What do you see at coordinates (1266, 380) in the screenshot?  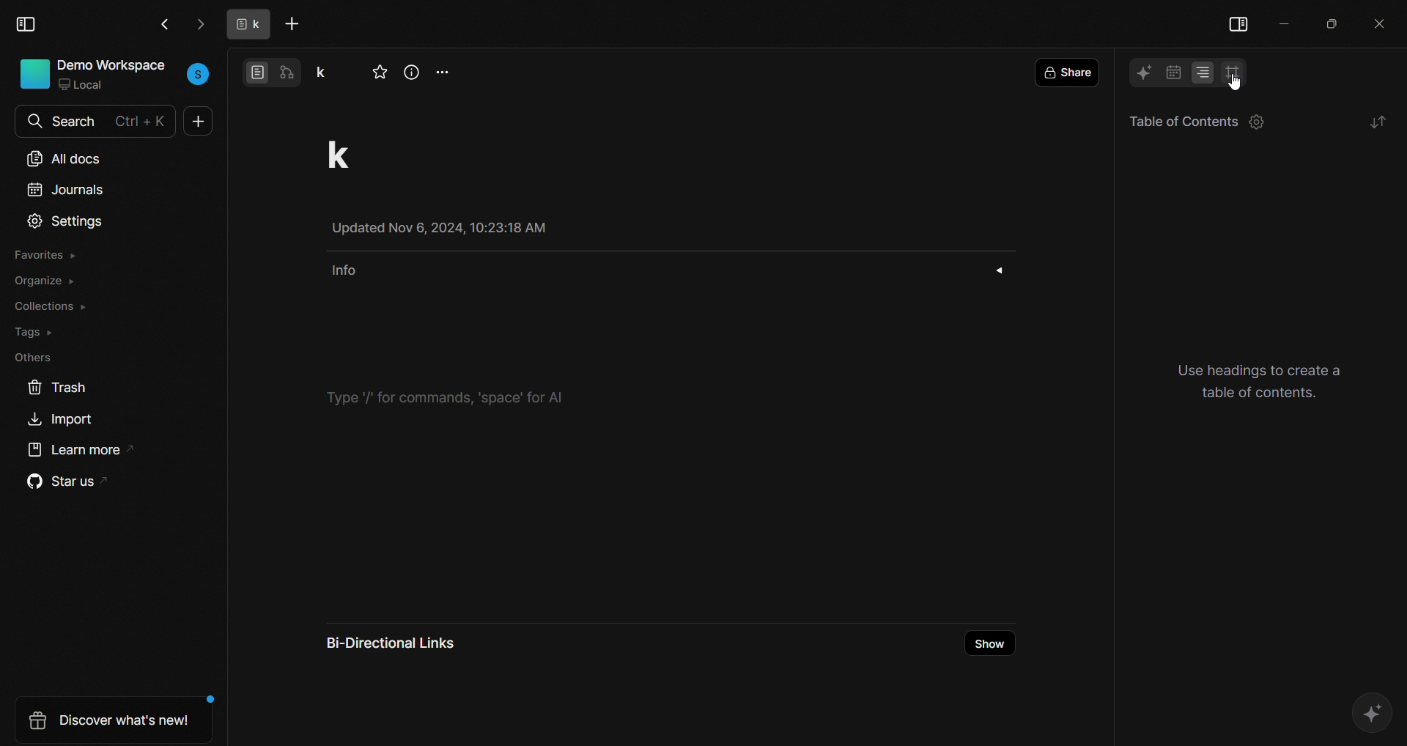 I see `use headings to create a table of contents` at bounding box center [1266, 380].